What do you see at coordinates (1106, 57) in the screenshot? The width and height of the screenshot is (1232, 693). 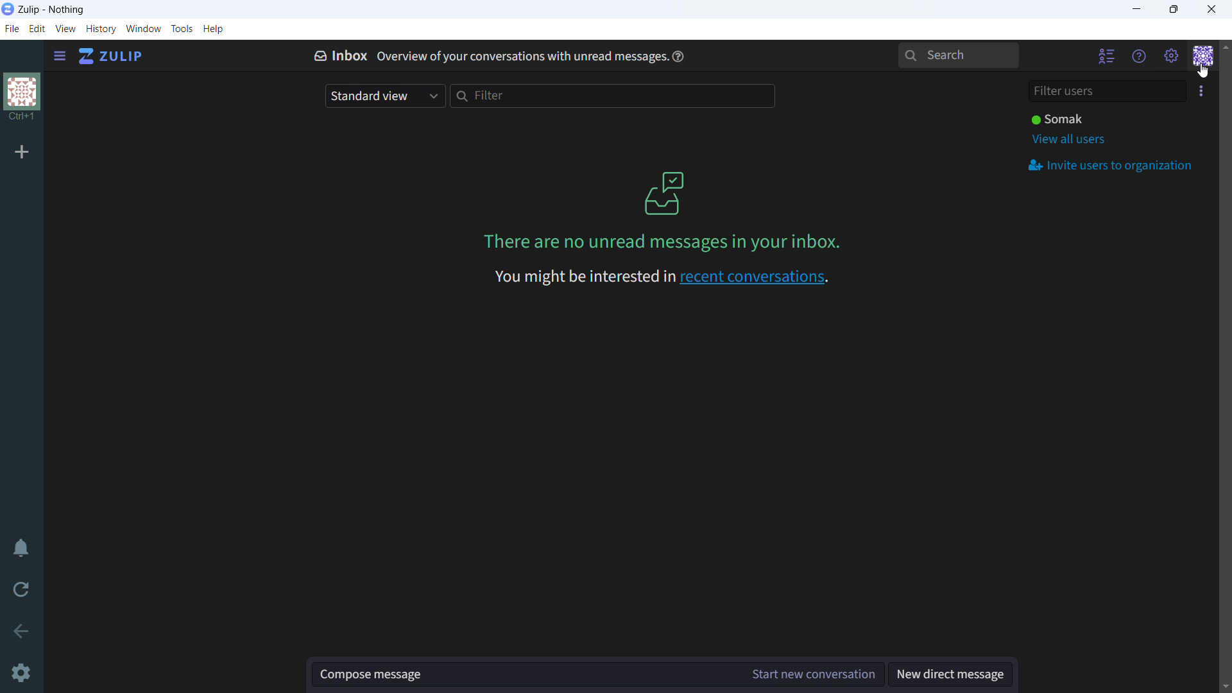 I see `hide all users` at bounding box center [1106, 57].